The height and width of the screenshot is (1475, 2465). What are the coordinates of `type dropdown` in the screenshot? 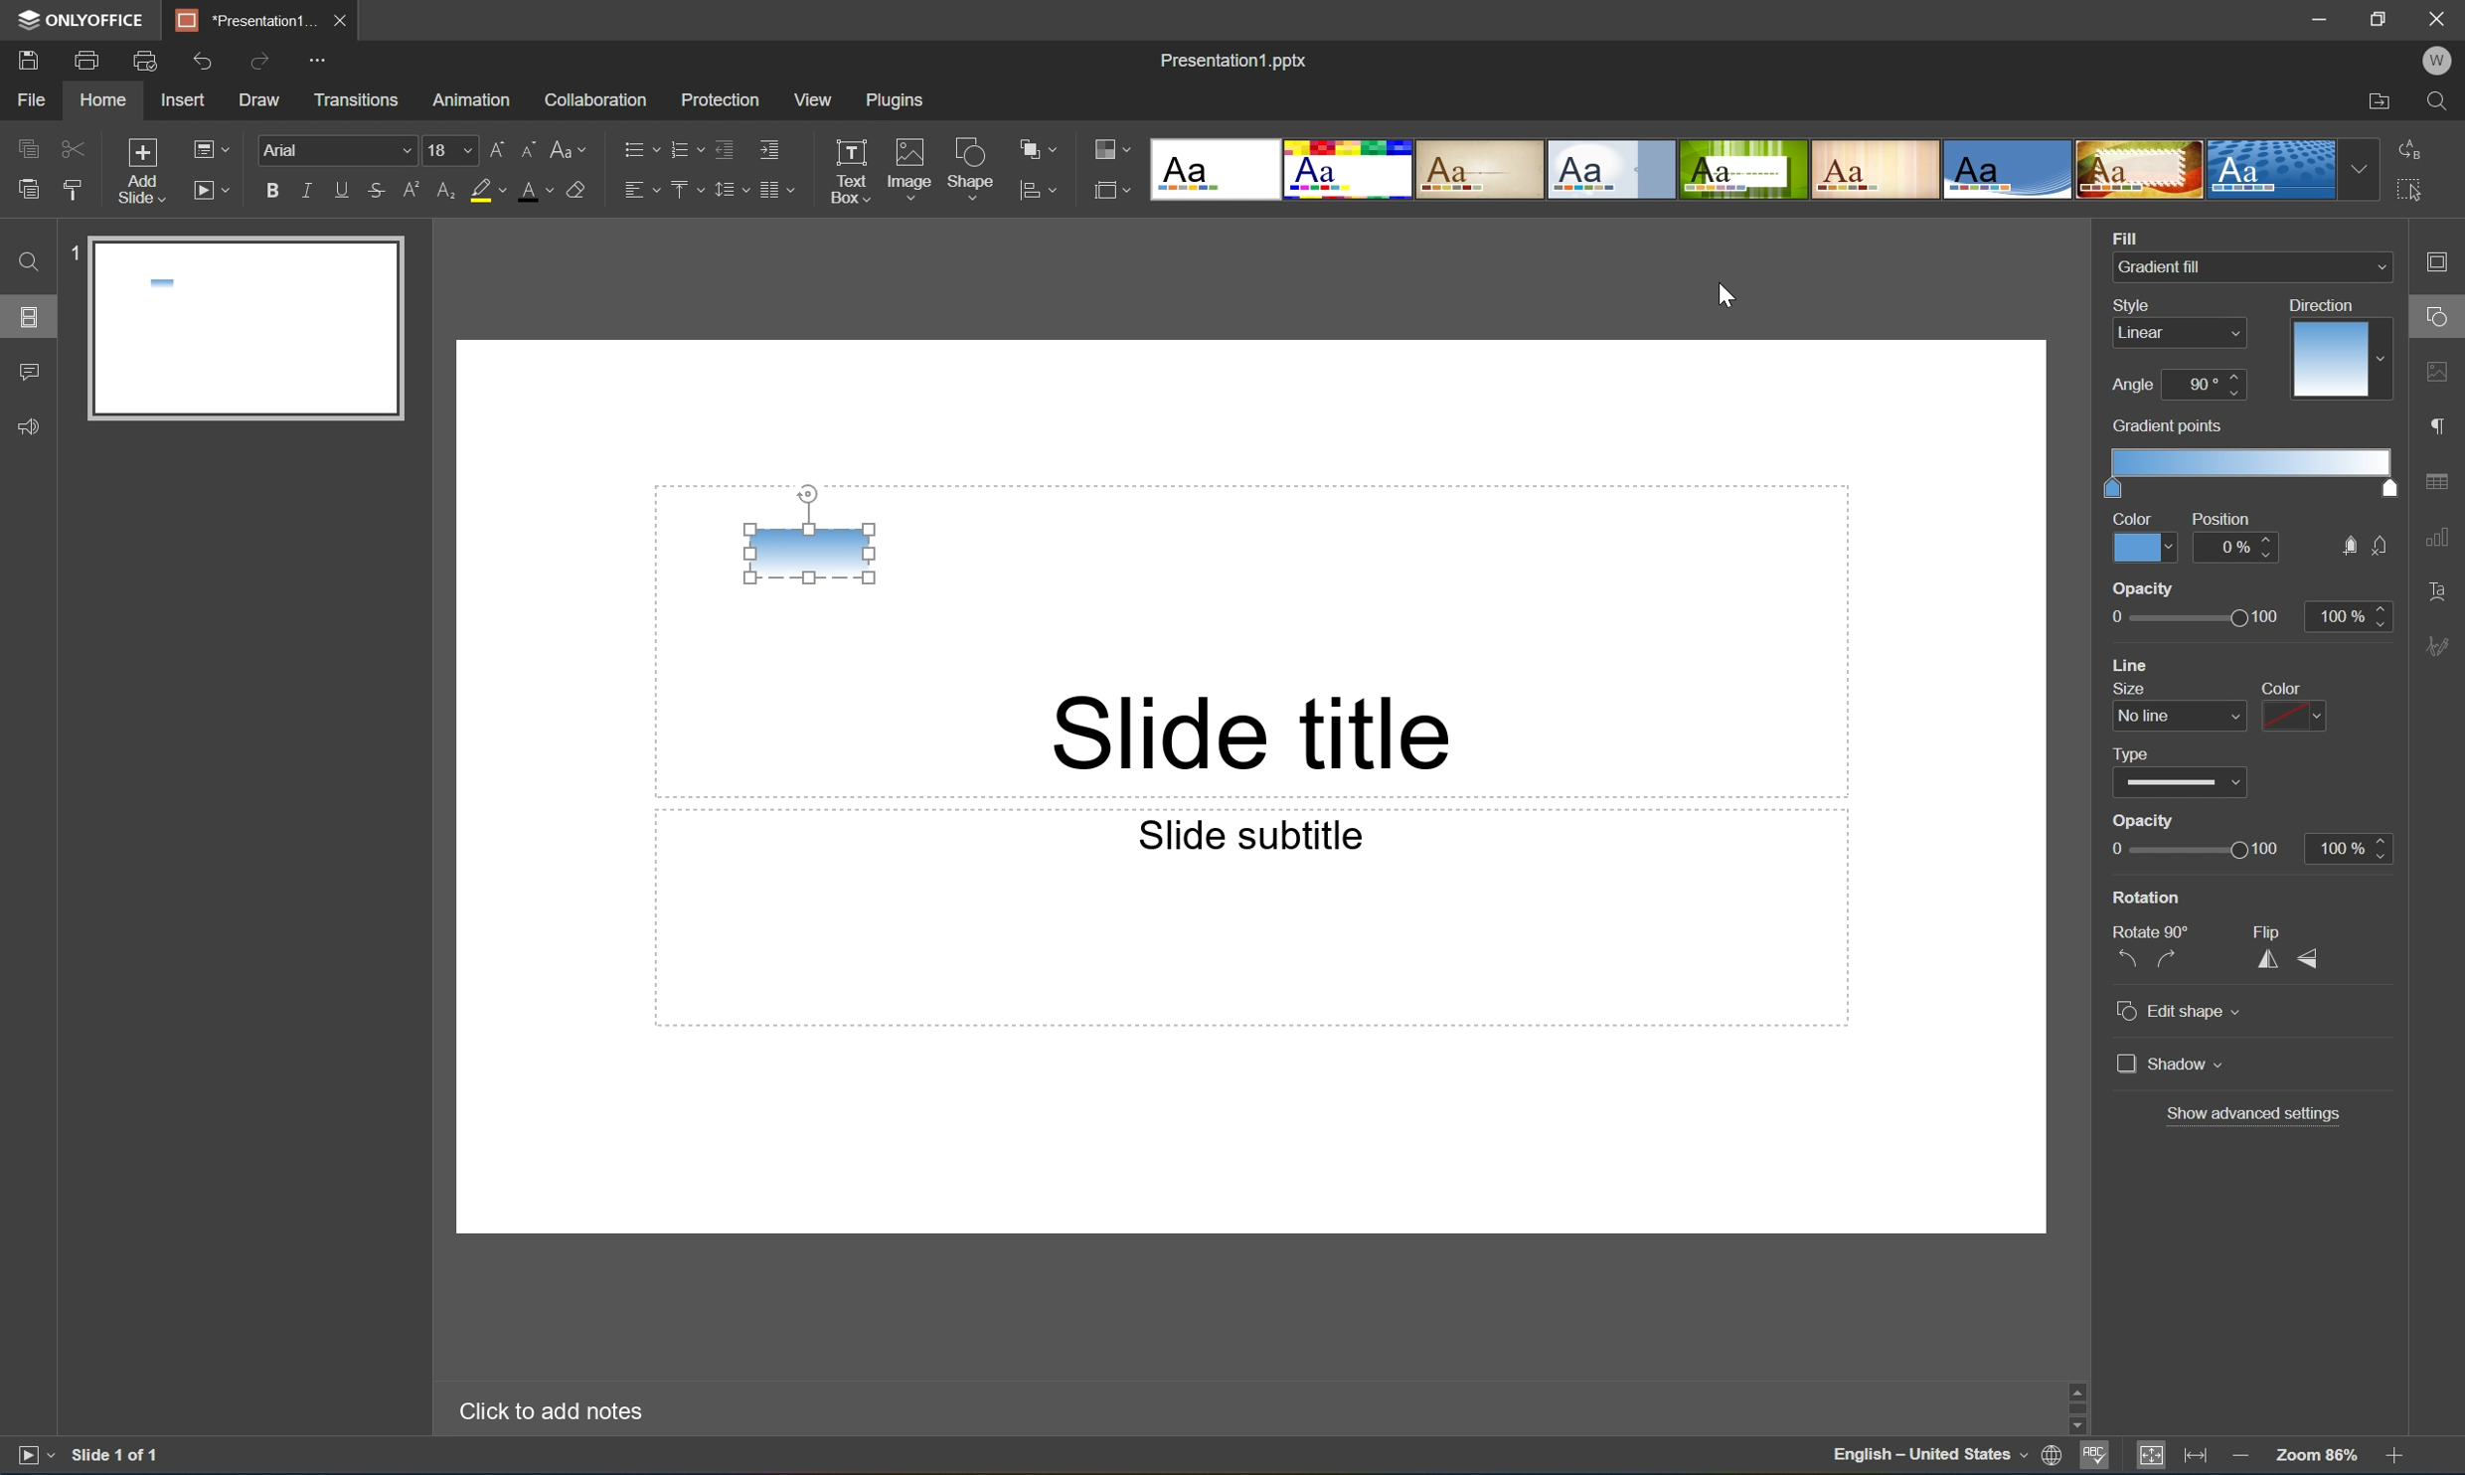 It's located at (2182, 783).